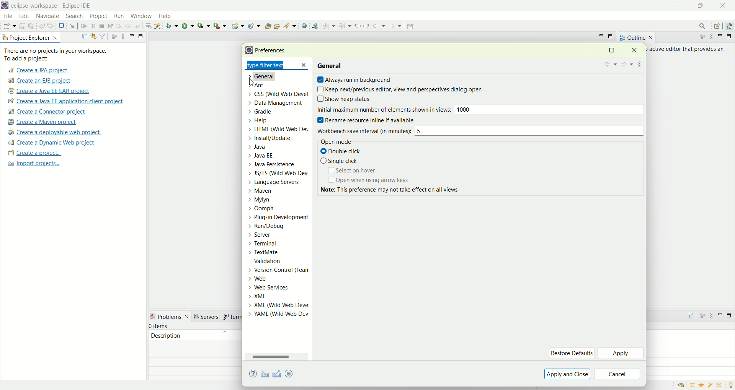 This screenshot has height=390, width=735. Describe the element at coordinates (346, 25) in the screenshot. I see `previous annotation` at that location.